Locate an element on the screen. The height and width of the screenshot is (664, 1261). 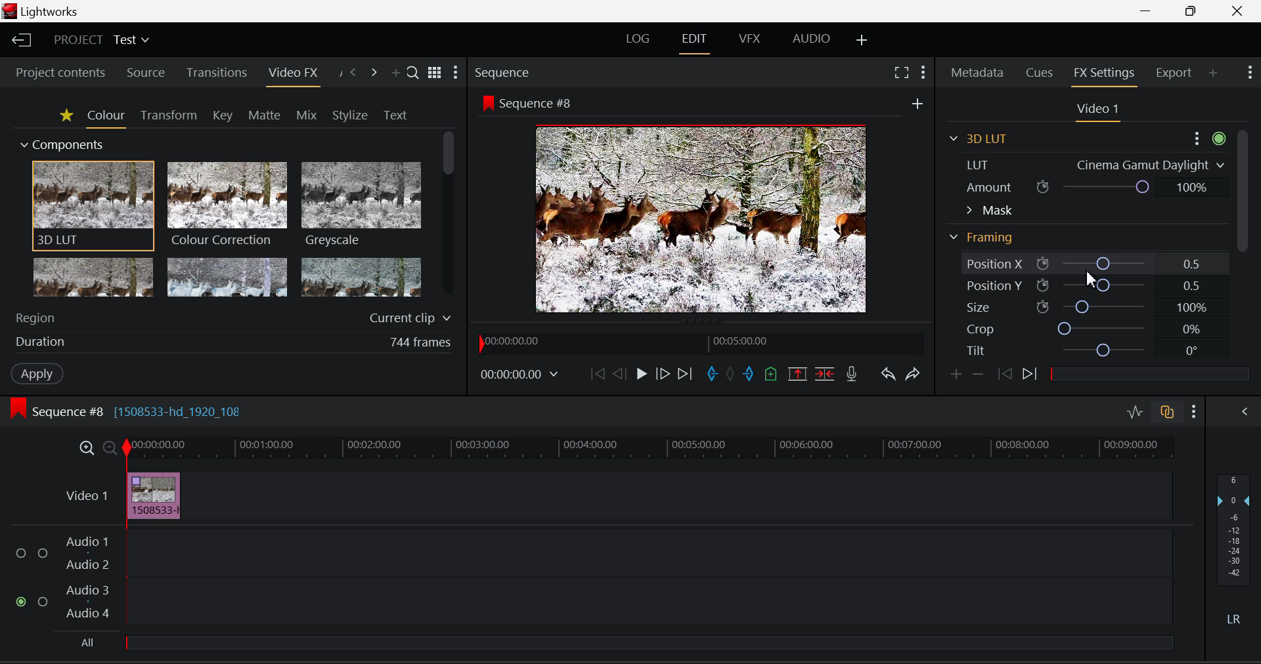
All is located at coordinates (626, 642).